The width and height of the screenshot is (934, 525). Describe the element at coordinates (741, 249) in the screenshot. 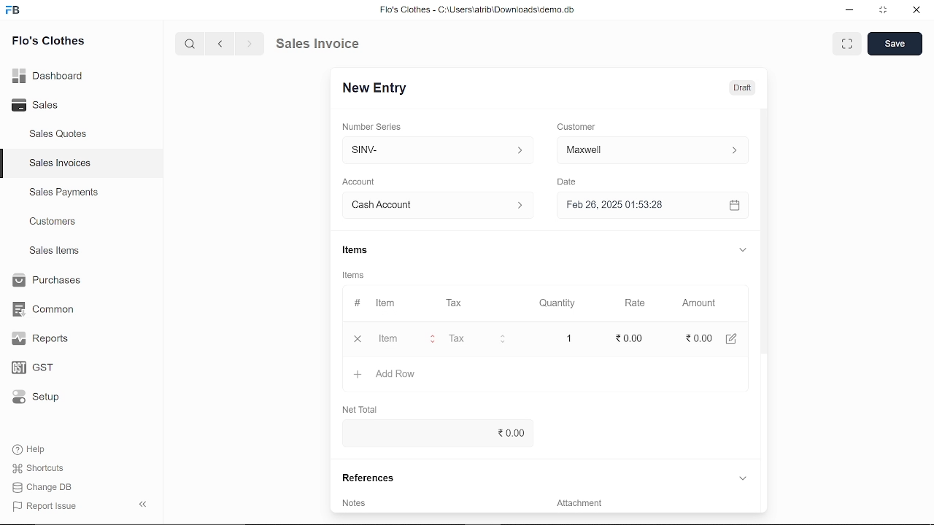

I see `expand` at that location.